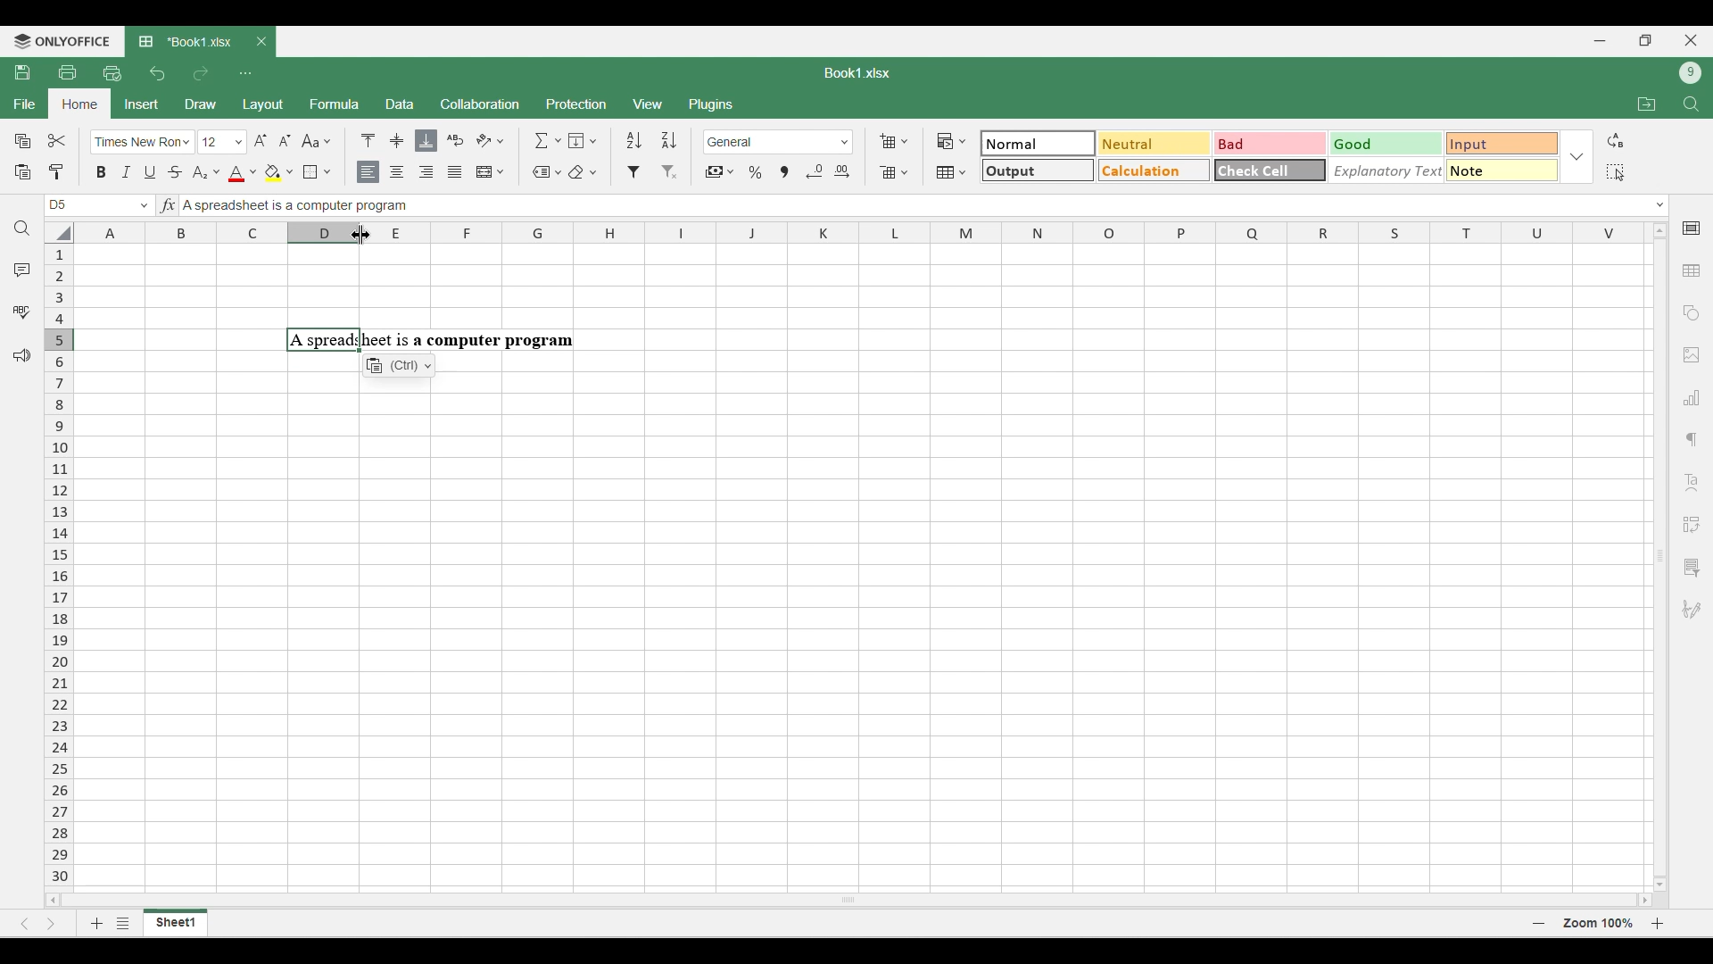 This screenshot has height=964, width=1713. Describe the element at coordinates (548, 140) in the screenshot. I see `Summation options` at that location.